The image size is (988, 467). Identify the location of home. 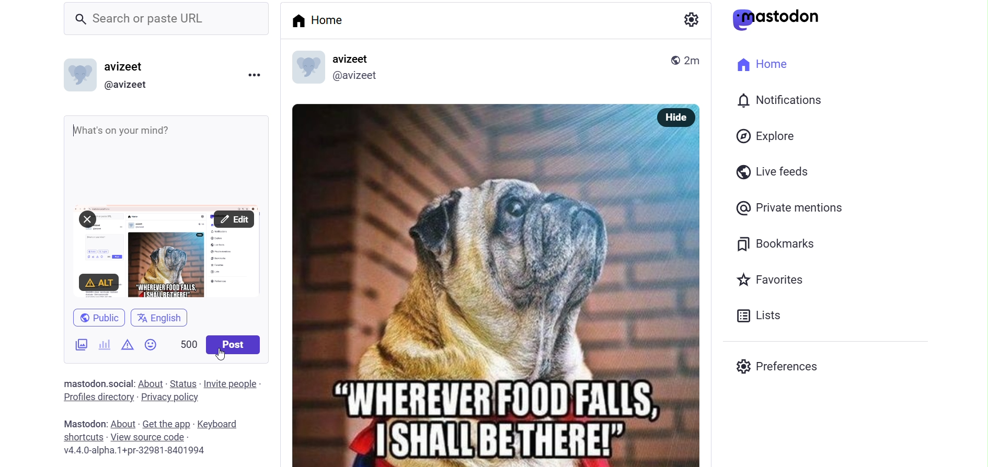
(769, 66).